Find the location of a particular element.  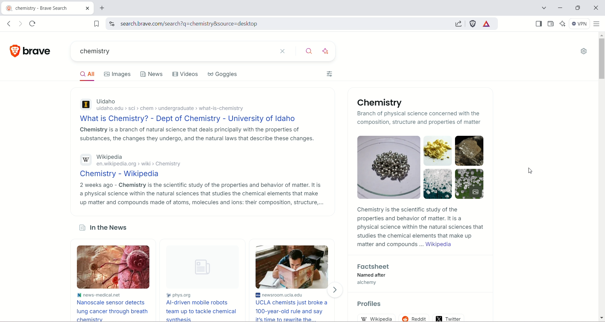

settings is located at coordinates (583, 53).